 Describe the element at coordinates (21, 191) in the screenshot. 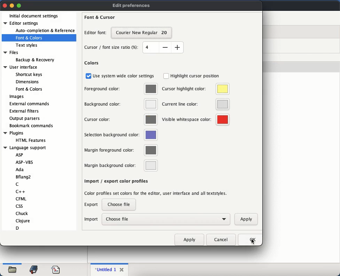

I see `C++` at that location.